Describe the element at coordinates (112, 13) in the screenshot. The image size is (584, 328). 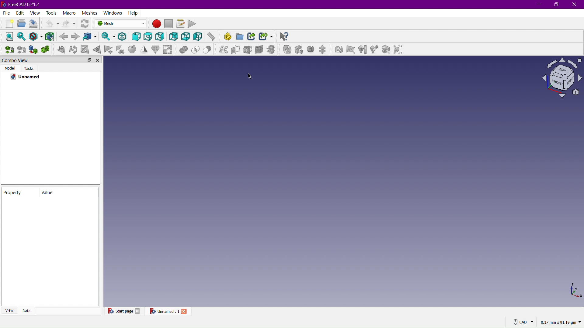
I see `Windows` at that location.